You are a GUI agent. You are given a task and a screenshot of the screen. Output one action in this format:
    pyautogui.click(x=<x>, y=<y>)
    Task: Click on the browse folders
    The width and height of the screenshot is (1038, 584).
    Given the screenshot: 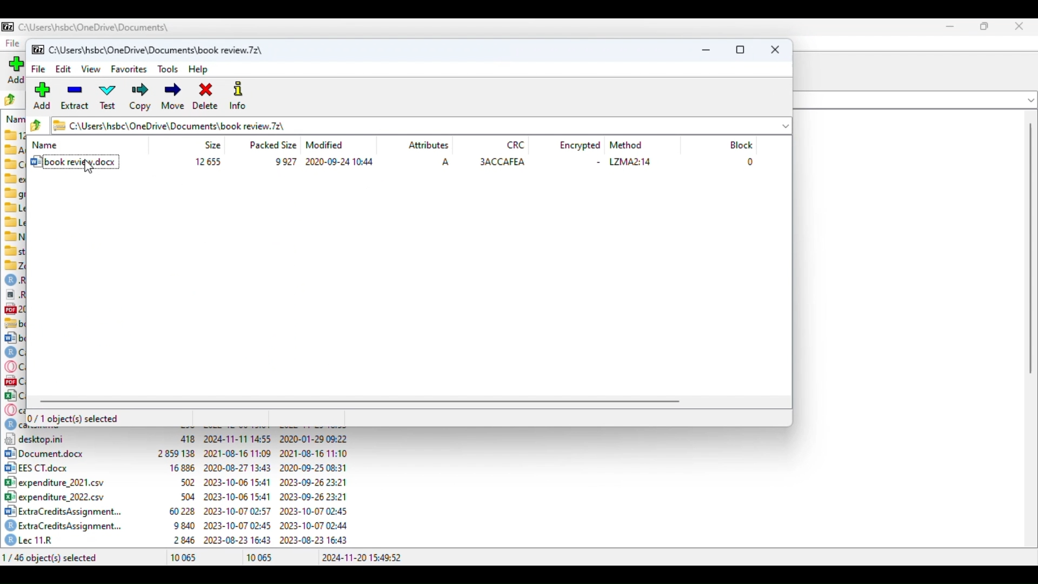 What is the action you would take?
    pyautogui.click(x=35, y=126)
    